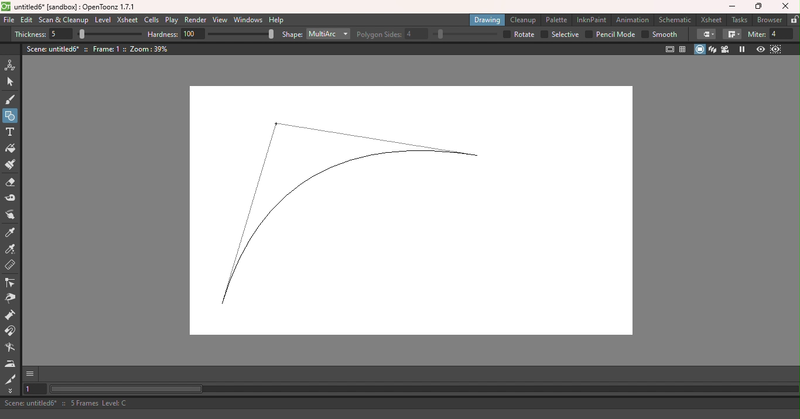 This screenshot has height=419, width=800. What do you see at coordinates (731, 35) in the screenshot?
I see `Join` at bounding box center [731, 35].